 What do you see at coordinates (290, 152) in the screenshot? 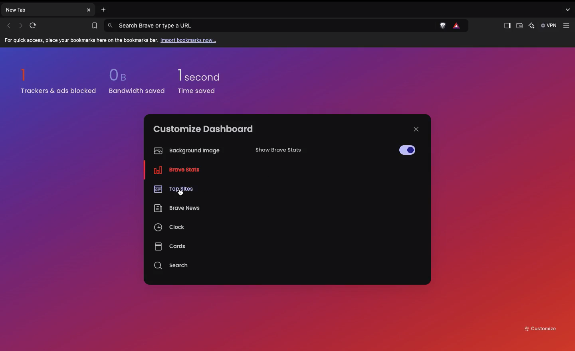
I see `Show brave stats` at bounding box center [290, 152].